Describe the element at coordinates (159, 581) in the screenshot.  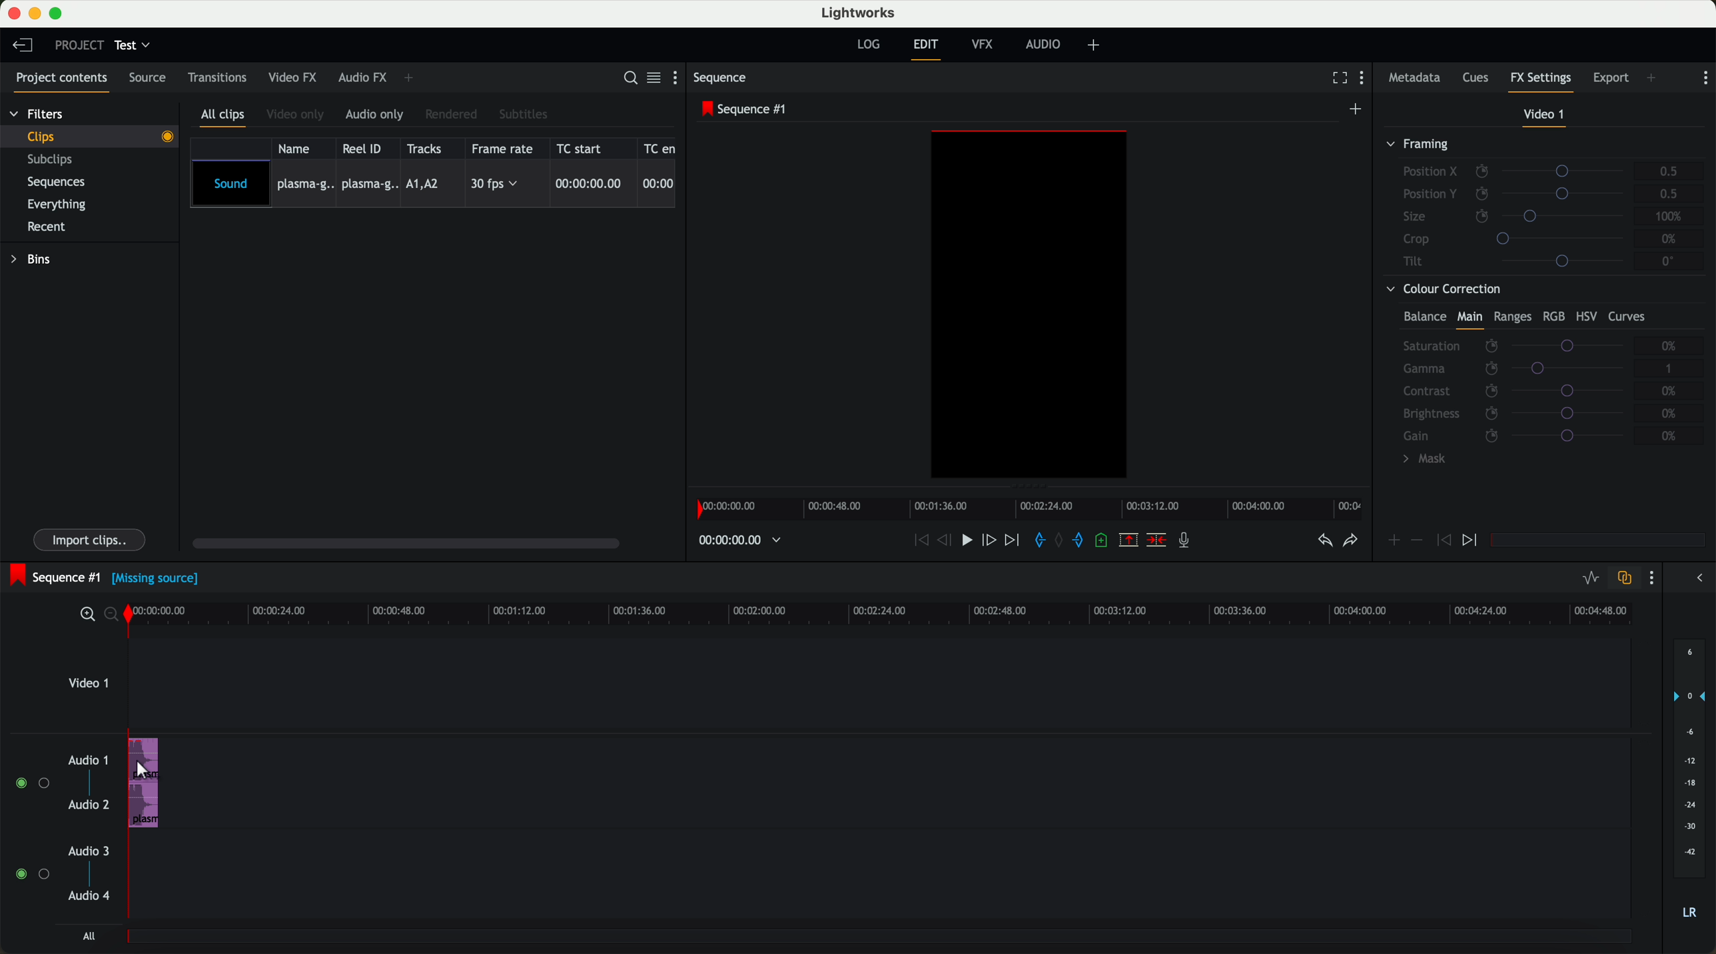
I see `(Missing source)` at that location.